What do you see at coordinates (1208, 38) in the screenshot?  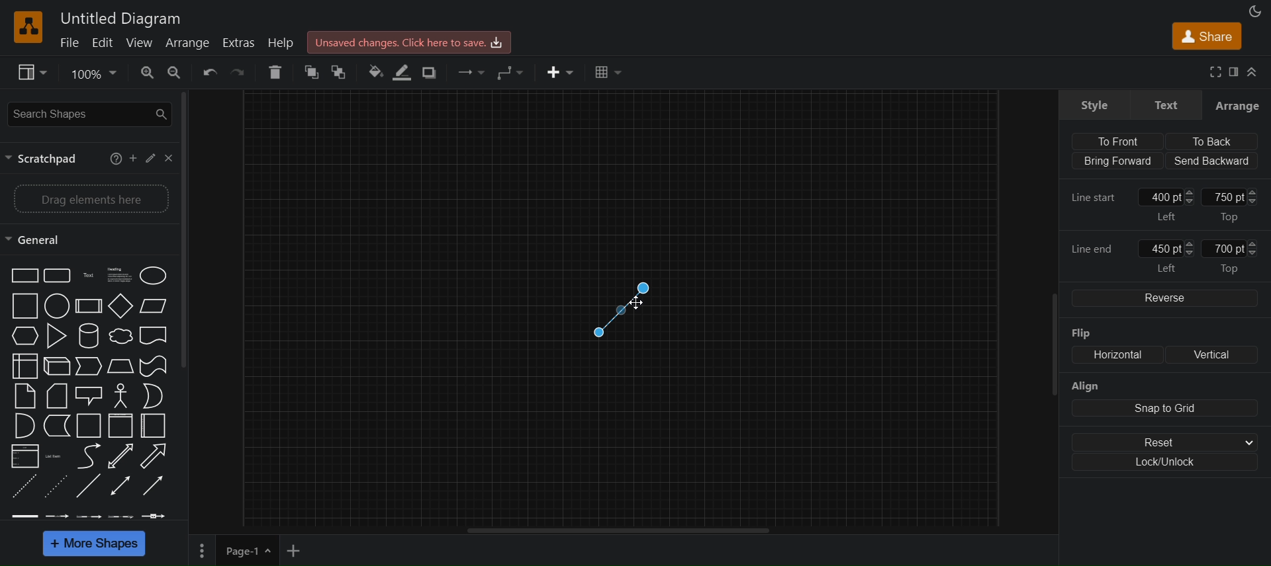 I see `share` at bounding box center [1208, 38].